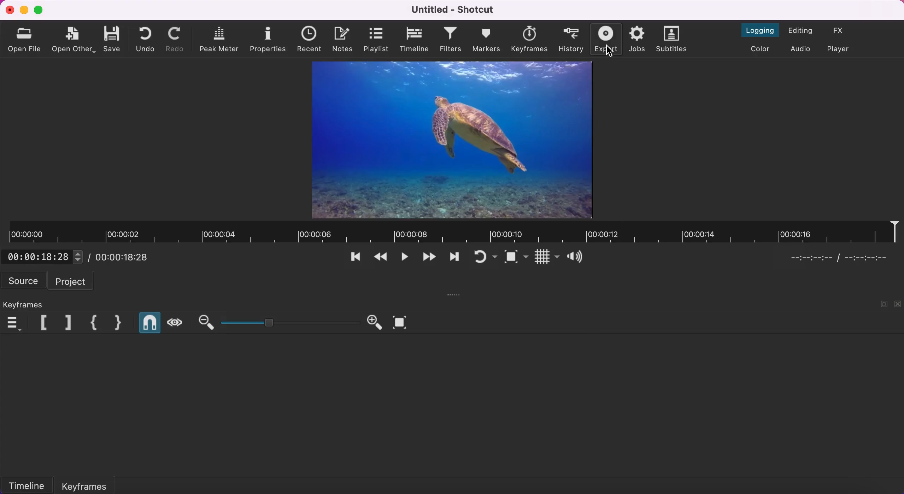 The image size is (904, 494). I want to click on switch to the logging layout, so click(759, 31).